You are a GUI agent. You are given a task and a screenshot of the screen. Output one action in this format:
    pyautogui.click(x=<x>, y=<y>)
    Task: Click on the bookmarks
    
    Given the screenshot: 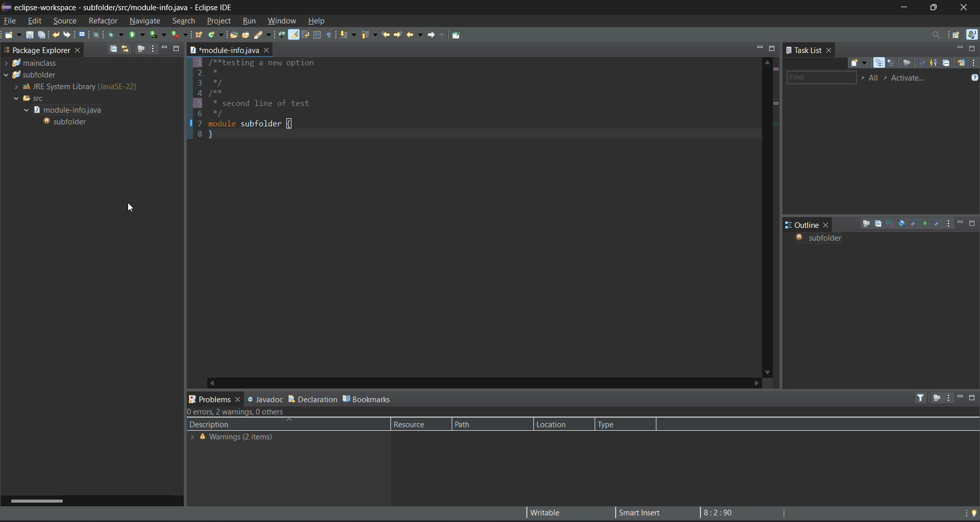 What is the action you would take?
    pyautogui.click(x=368, y=398)
    